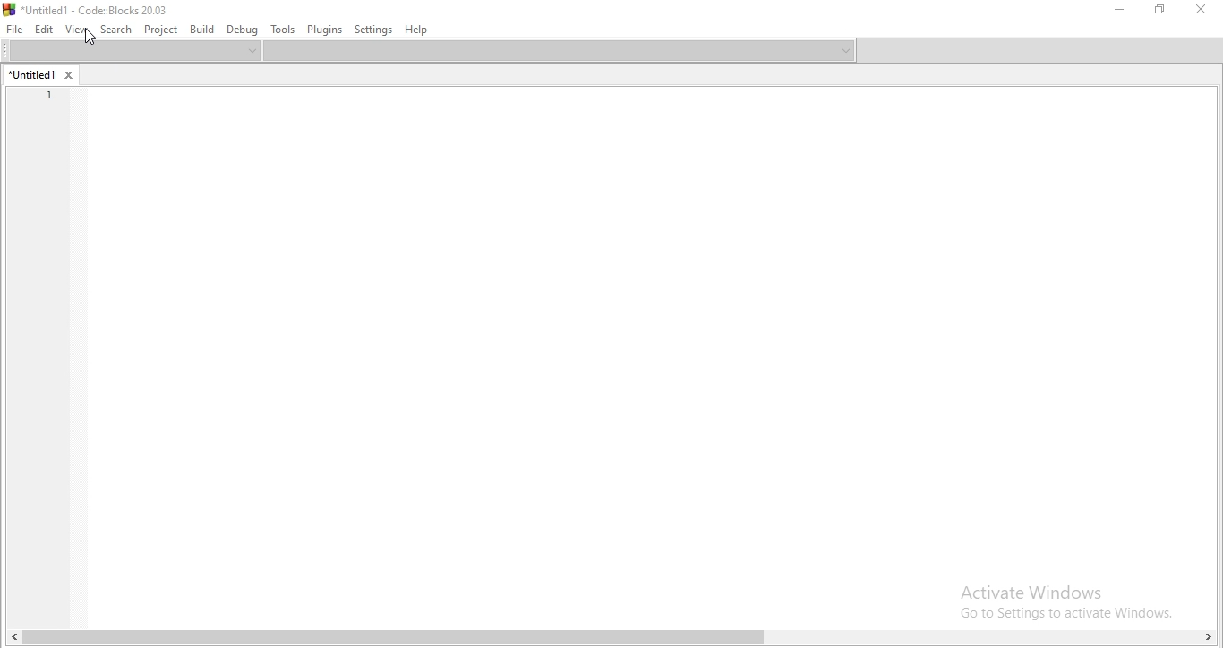  Describe the element at coordinates (1161, 11) in the screenshot. I see `Restore` at that location.